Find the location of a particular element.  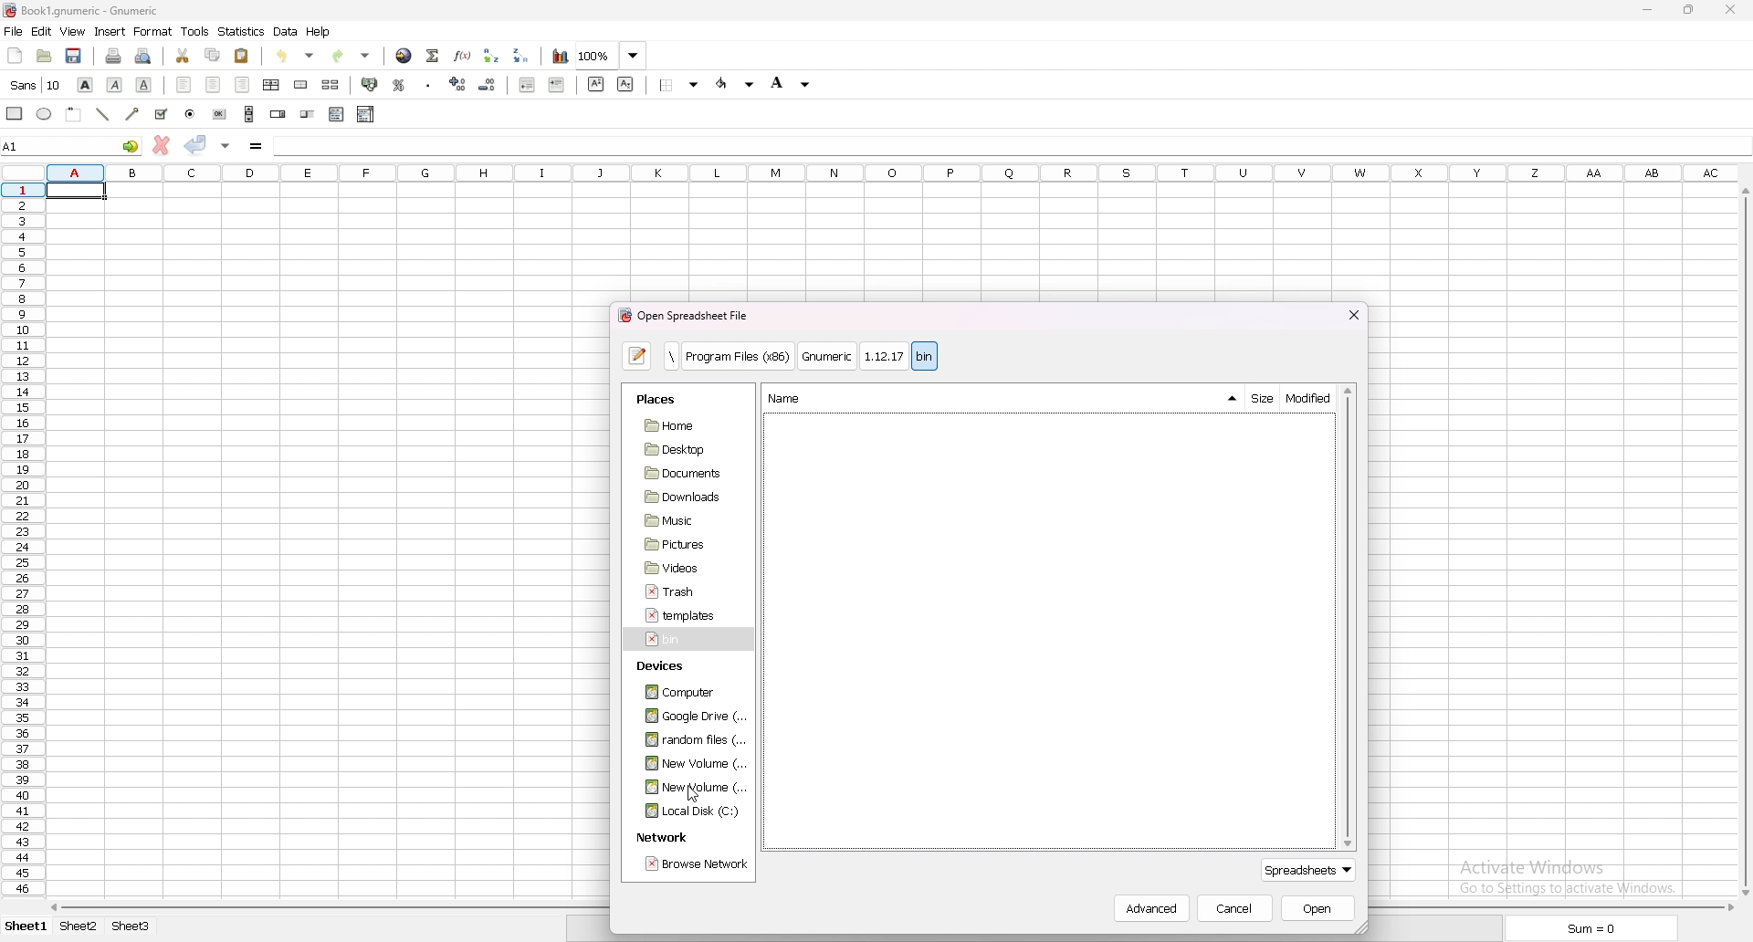

rows is located at coordinates (21, 541).